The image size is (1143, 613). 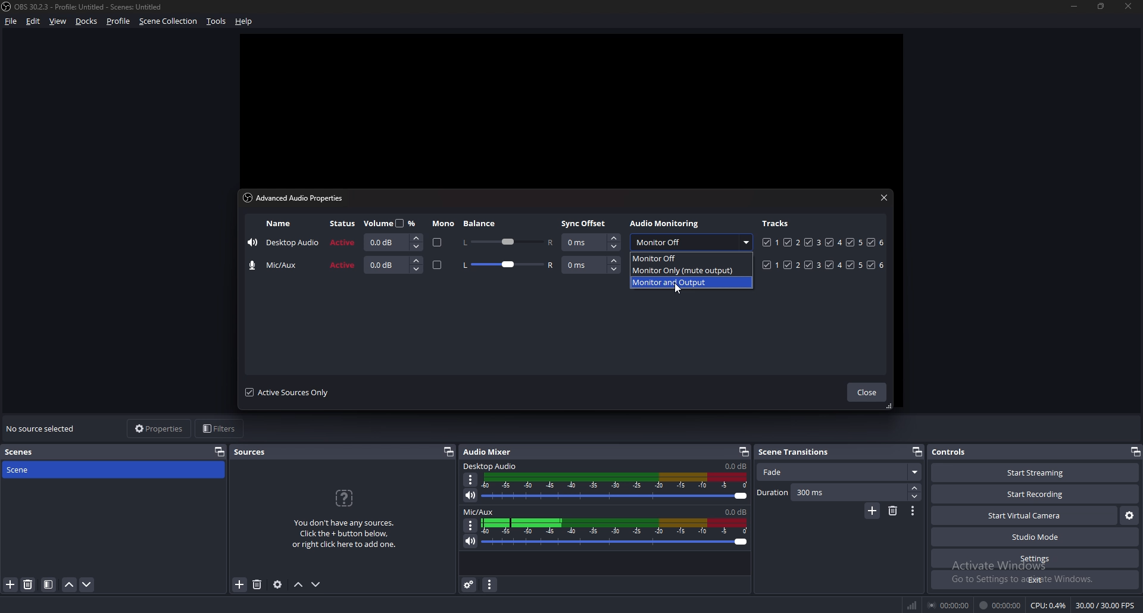 I want to click on audio monitoring, so click(x=690, y=242).